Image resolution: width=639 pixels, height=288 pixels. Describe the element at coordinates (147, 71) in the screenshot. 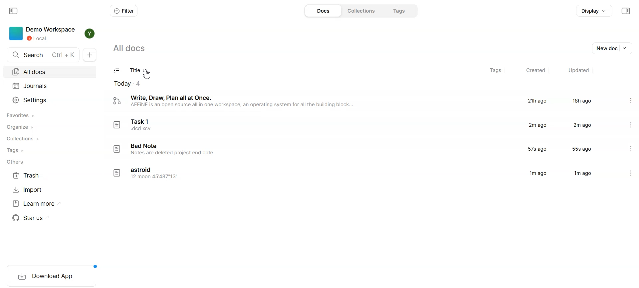

I see `Sort doc file` at that location.